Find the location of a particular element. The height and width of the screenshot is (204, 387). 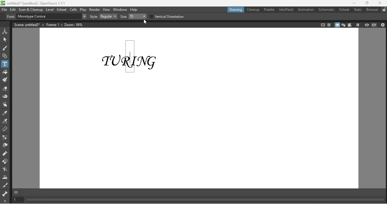

Sub camera preview is located at coordinates (374, 25).